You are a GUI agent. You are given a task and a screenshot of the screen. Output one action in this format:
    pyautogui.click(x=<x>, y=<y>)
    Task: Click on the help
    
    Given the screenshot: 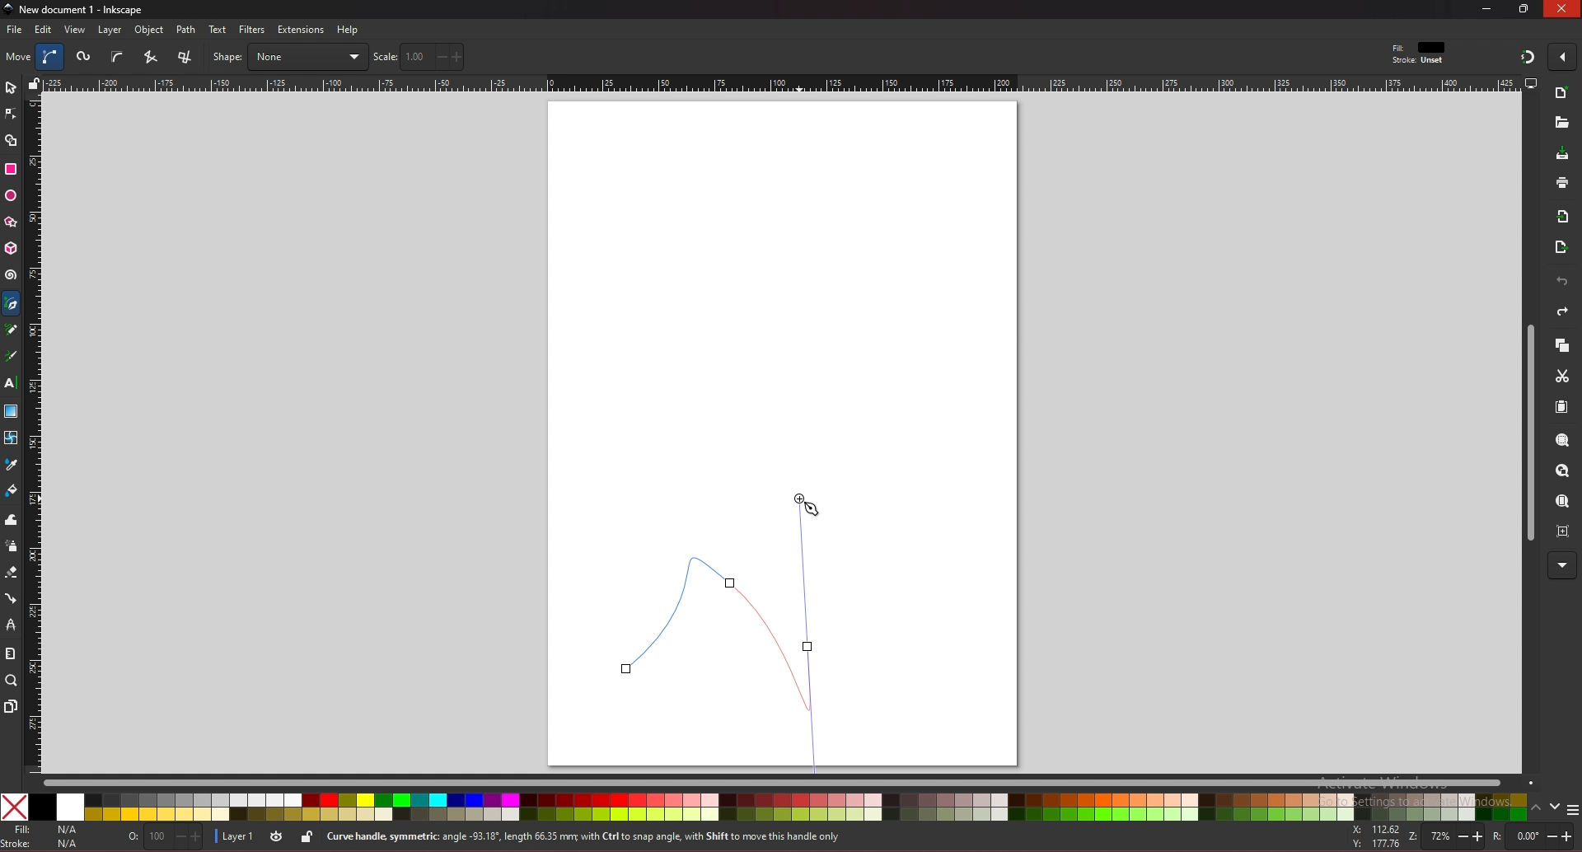 What is the action you would take?
    pyautogui.click(x=349, y=30)
    